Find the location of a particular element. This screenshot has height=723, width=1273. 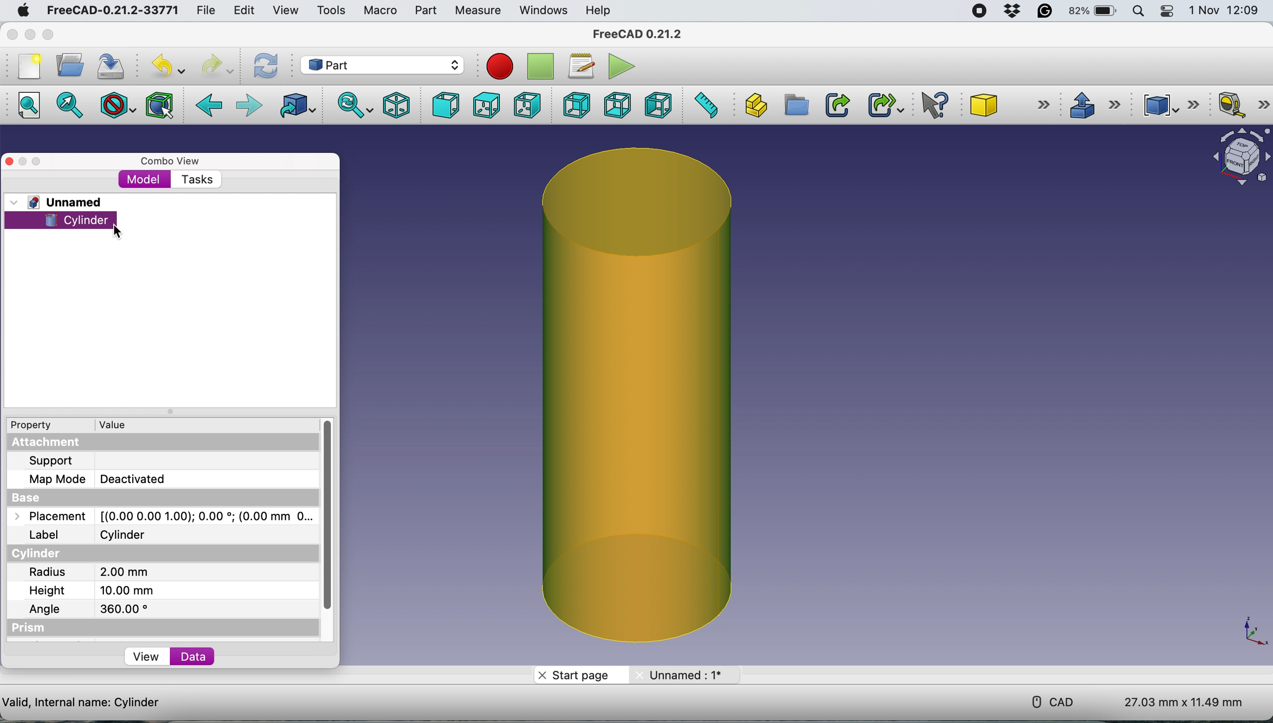

freecad is located at coordinates (637, 32).